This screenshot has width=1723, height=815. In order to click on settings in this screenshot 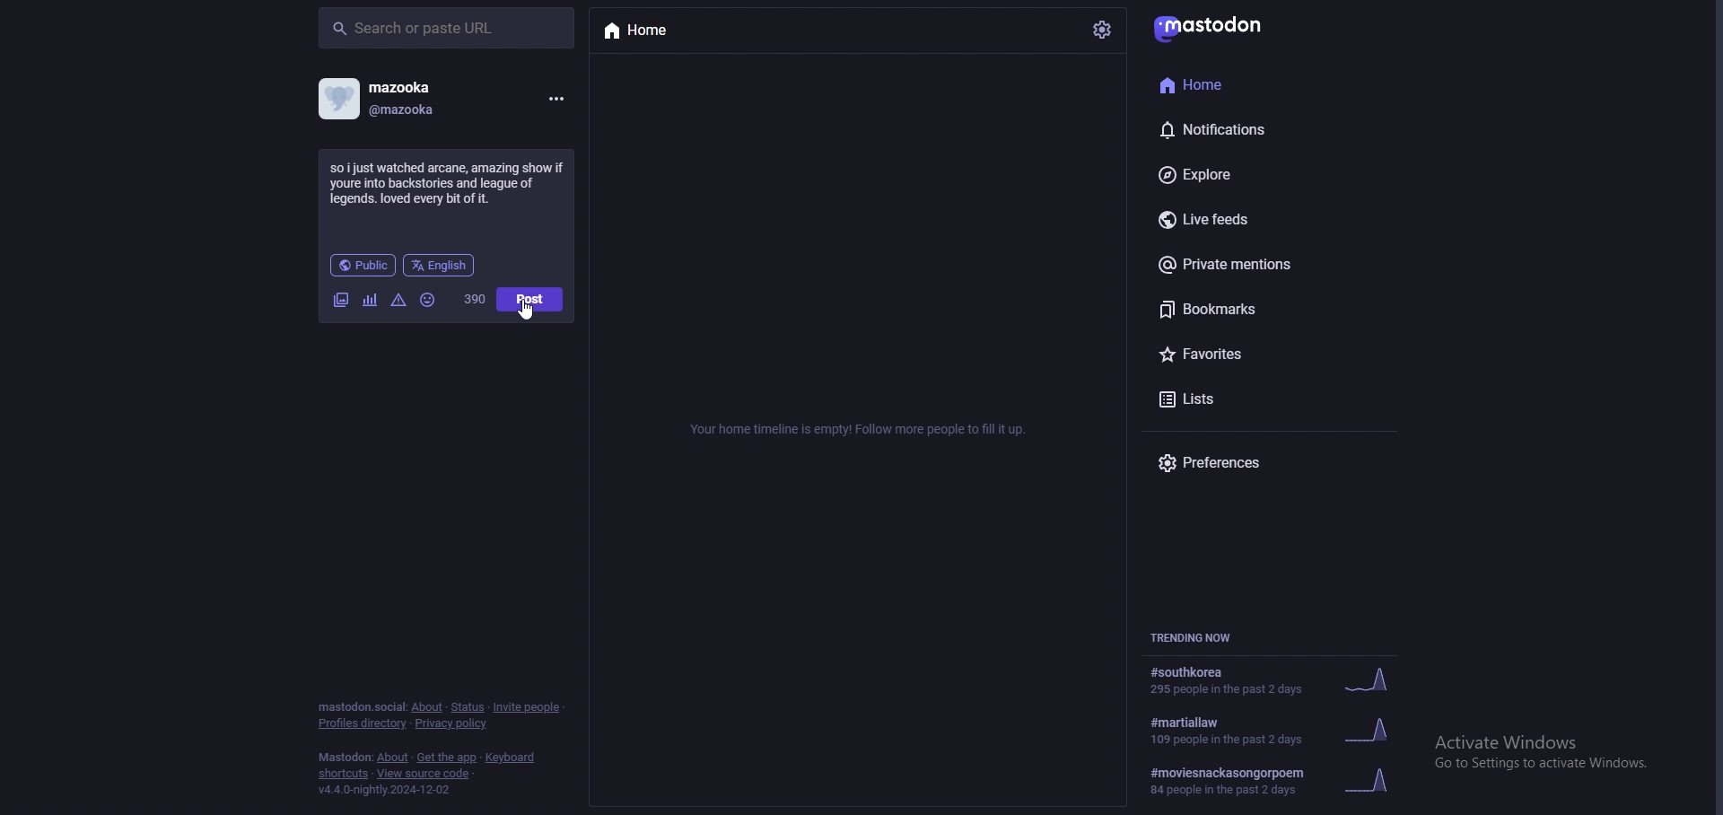, I will do `click(1104, 30)`.